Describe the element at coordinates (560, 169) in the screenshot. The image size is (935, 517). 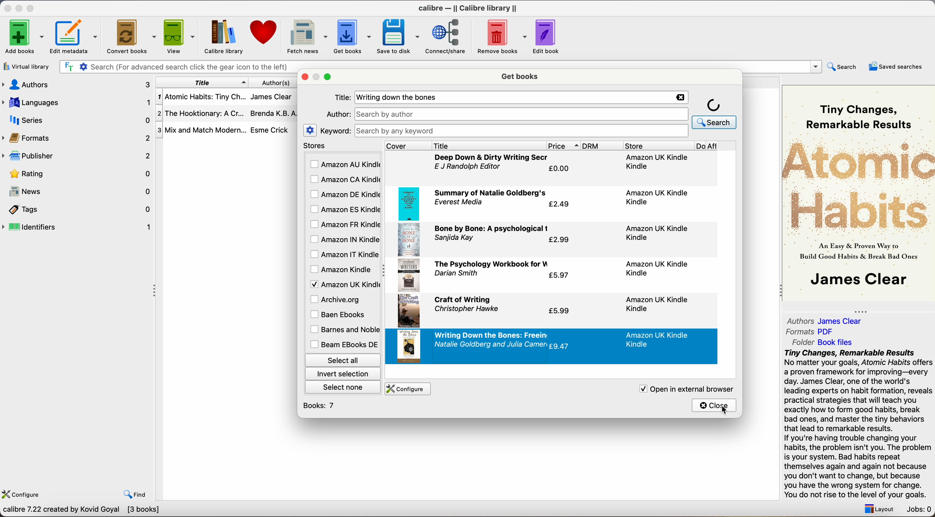
I see `€0.00` at that location.